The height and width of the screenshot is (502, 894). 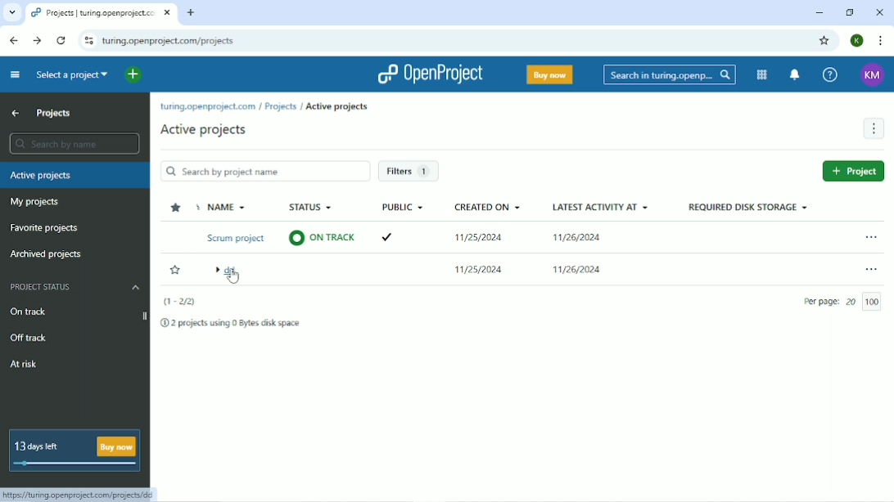 What do you see at coordinates (871, 270) in the screenshot?
I see `Open menu` at bounding box center [871, 270].